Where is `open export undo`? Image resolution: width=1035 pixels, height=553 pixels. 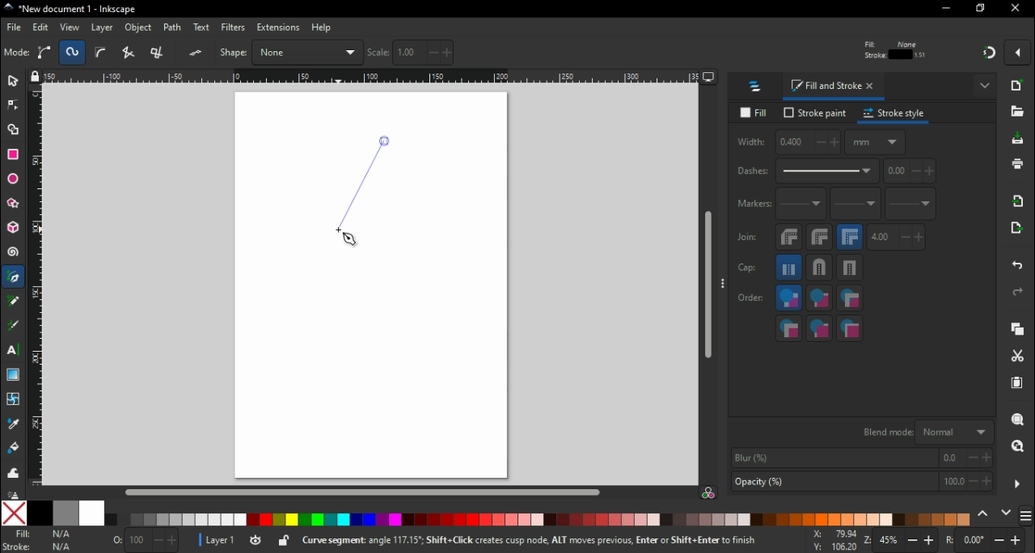 open export undo is located at coordinates (1017, 232).